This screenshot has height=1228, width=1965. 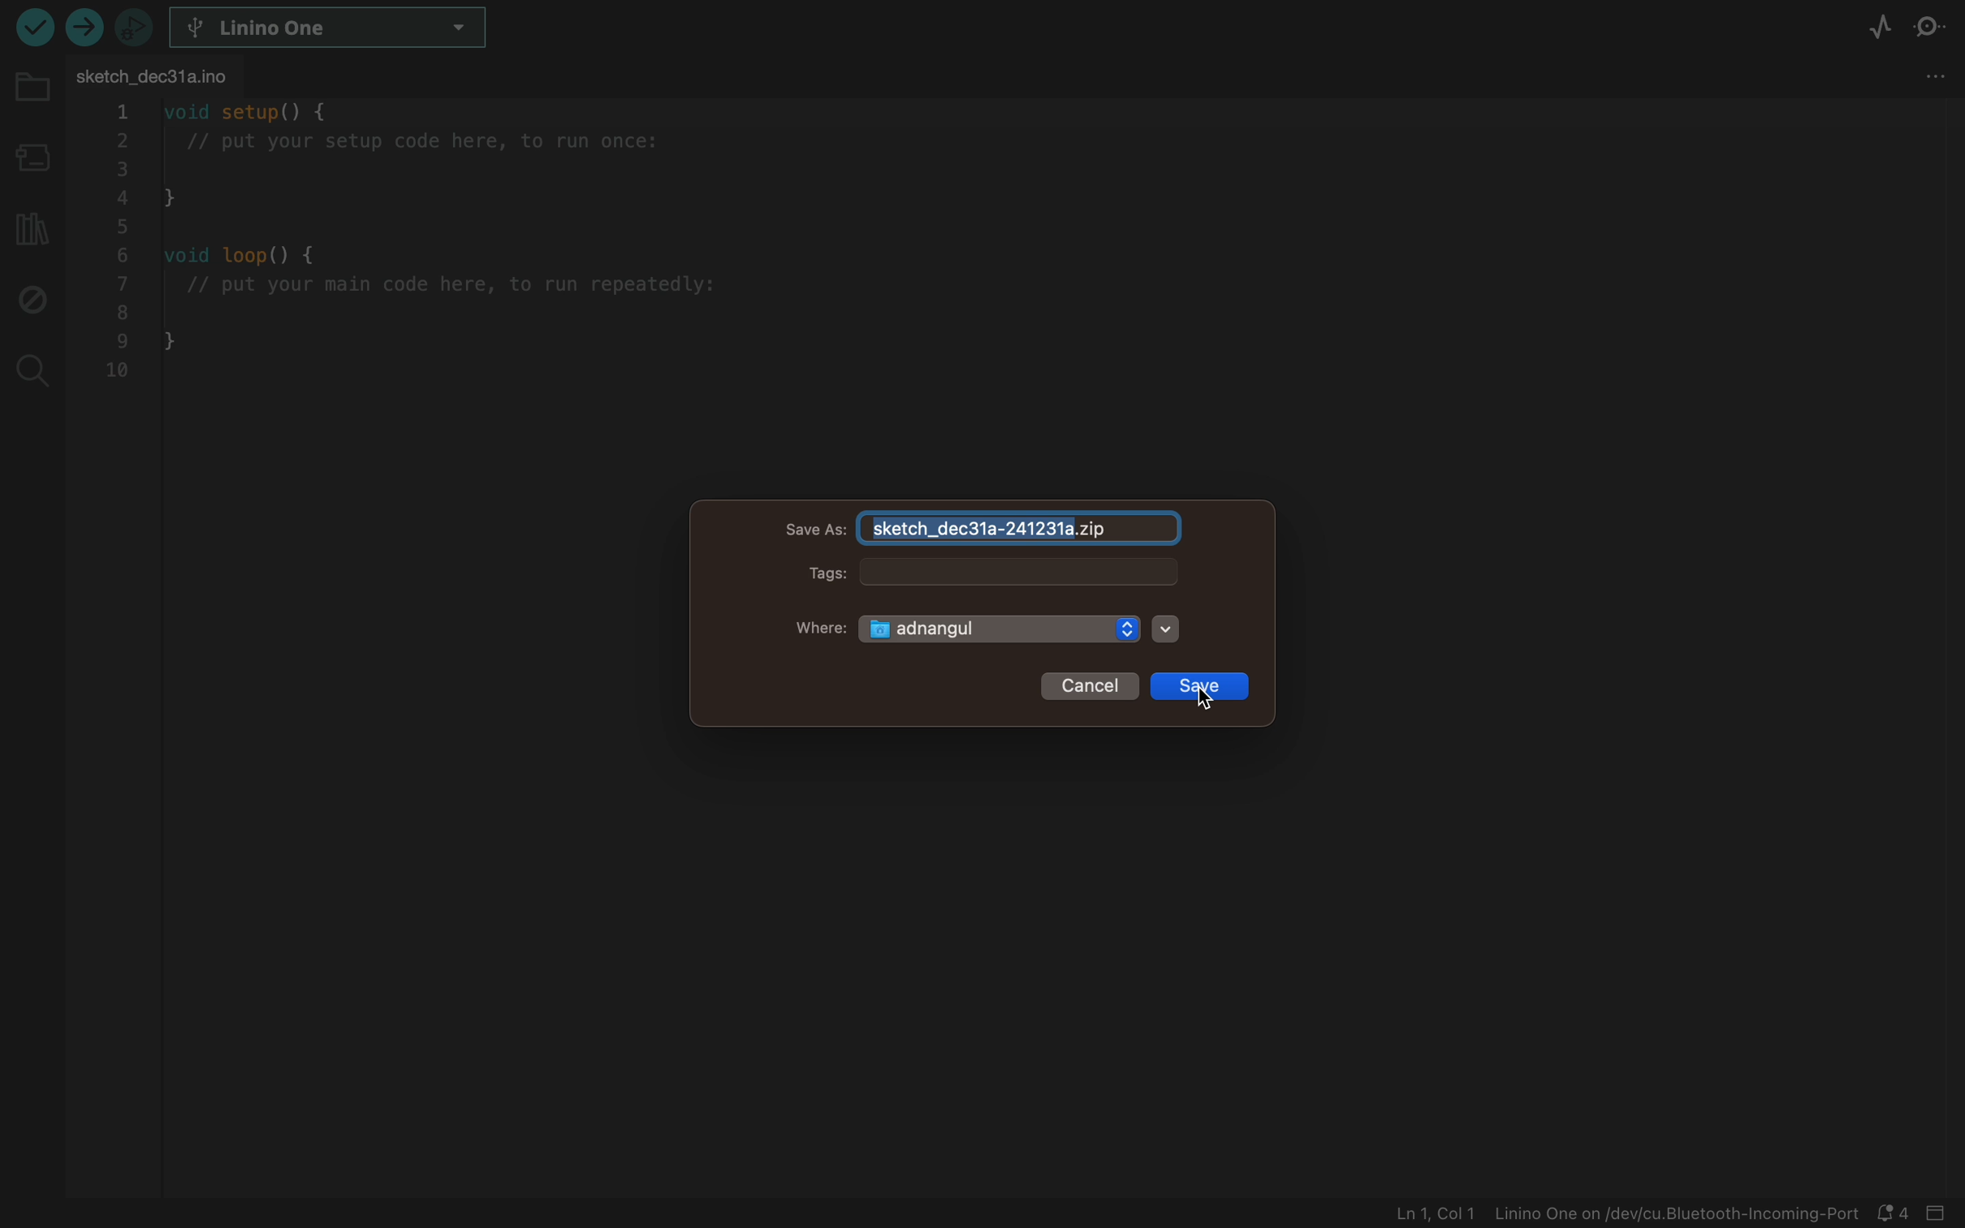 What do you see at coordinates (821, 629) in the screenshot?
I see `where` at bounding box center [821, 629].